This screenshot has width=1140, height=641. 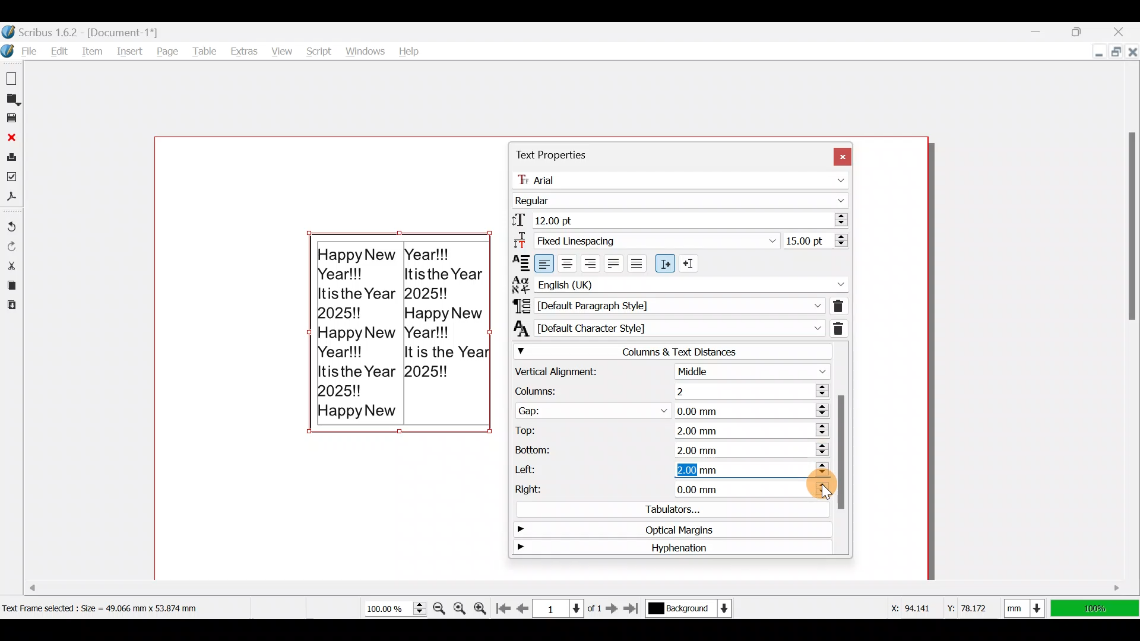 I want to click on Scroll bar, so click(x=477, y=582).